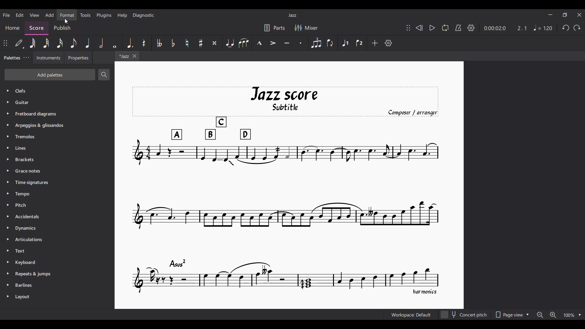 This screenshot has width=585, height=329. I want to click on 64th note, so click(33, 43).